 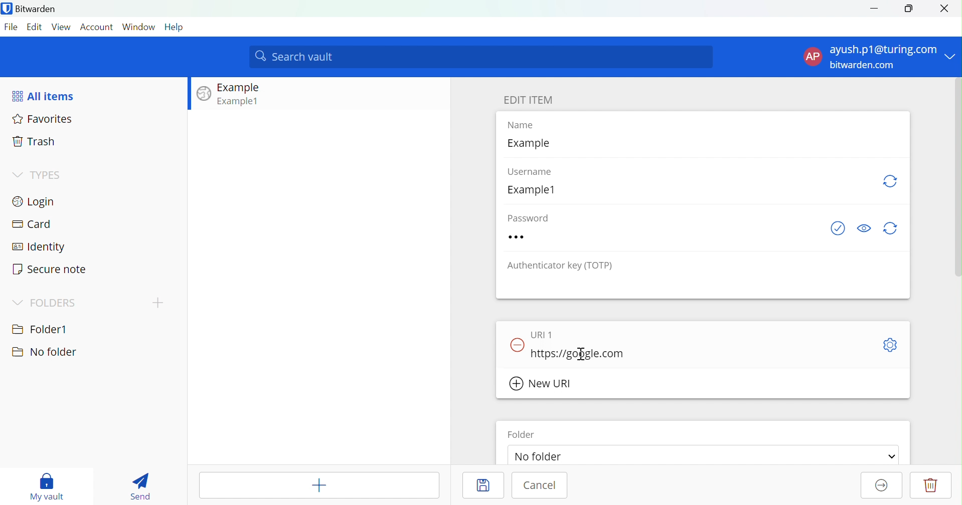 What do you see at coordinates (13, 27) in the screenshot?
I see `File` at bounding box center [13, 27].